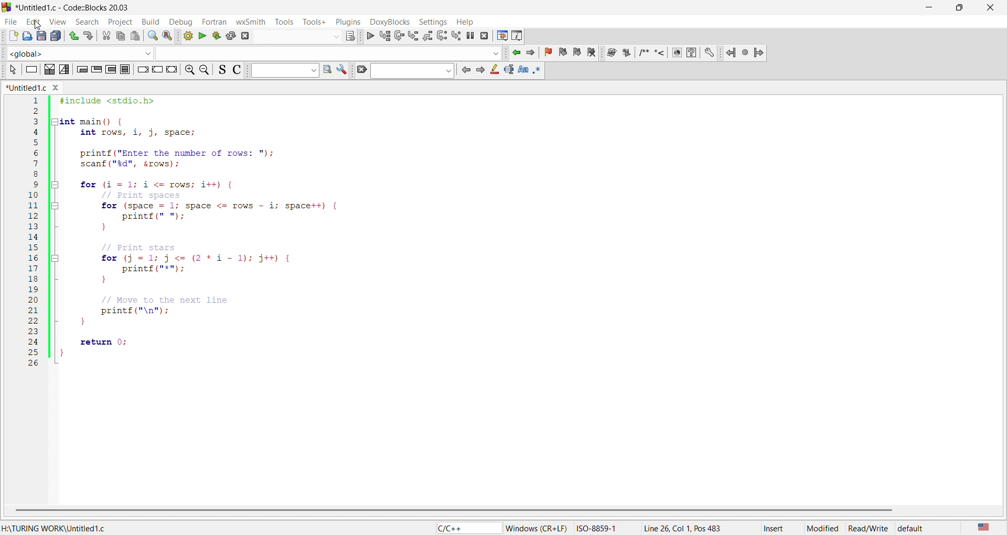 This screenshot has width=1007, height=535. I want to click on view, so click(59, 19).